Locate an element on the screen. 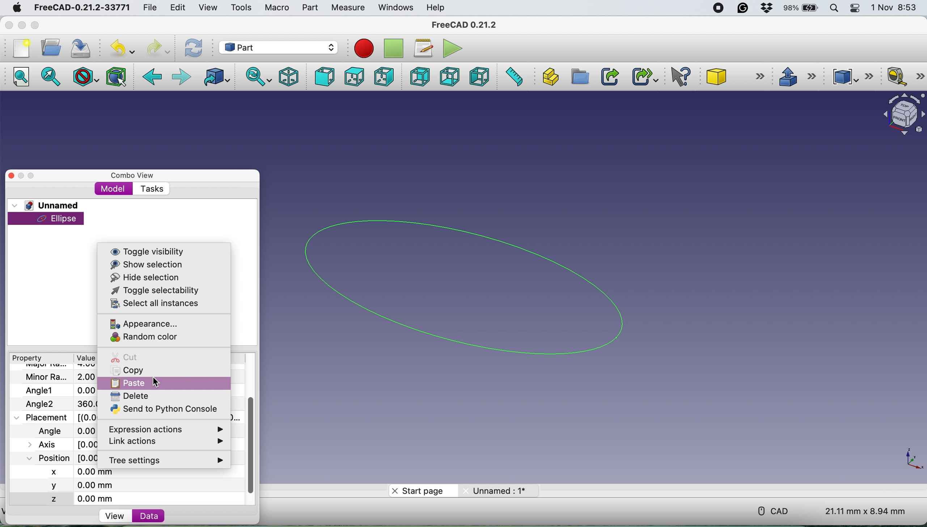 This screenshot has height=527, width=927. fit all is located at coordinates (21, 76).